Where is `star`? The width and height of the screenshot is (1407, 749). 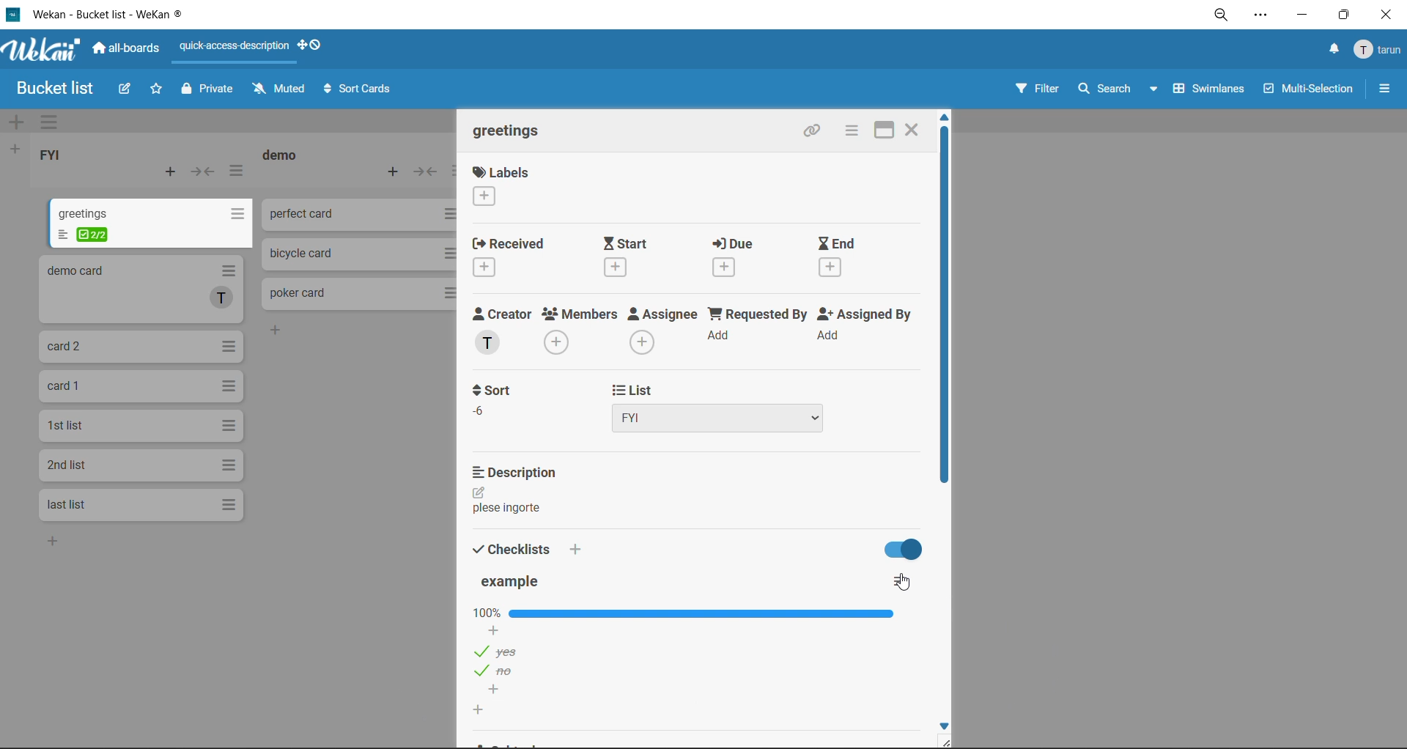
star is located at coordinates (159, 89).